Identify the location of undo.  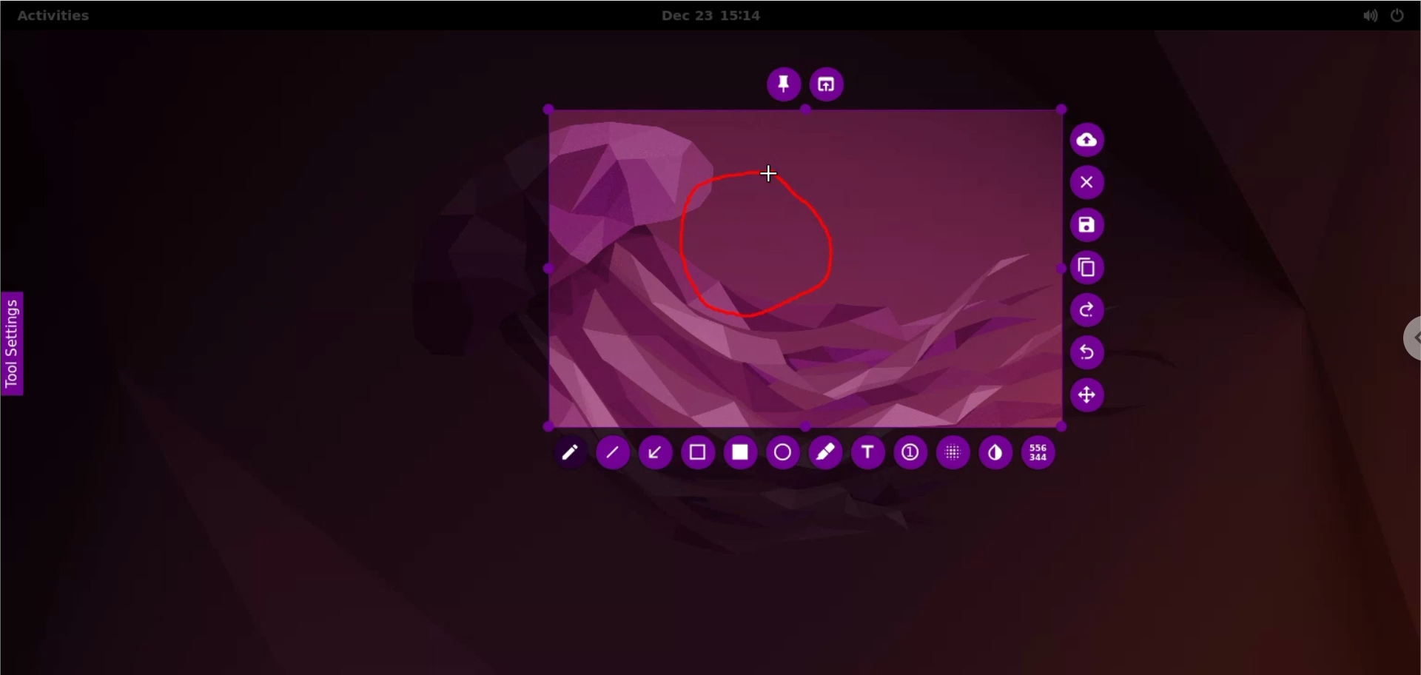
(1091, 353).